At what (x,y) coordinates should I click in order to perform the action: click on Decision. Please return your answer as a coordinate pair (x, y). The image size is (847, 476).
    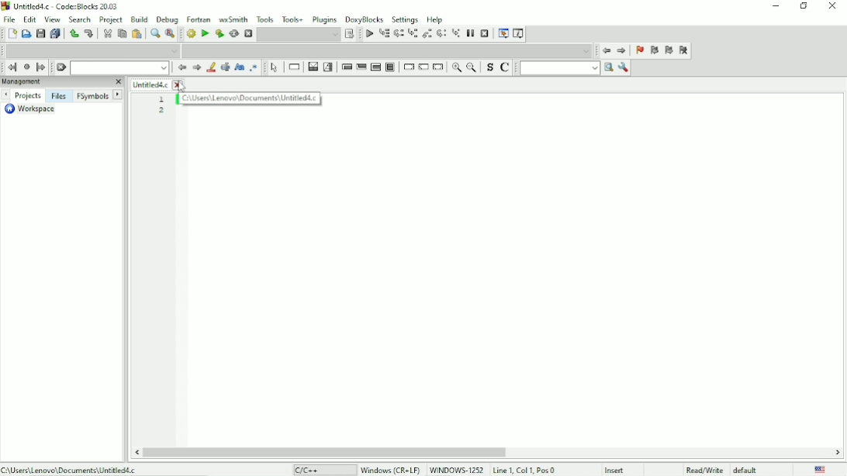
    Looking at the image, I should click on (313, 67).